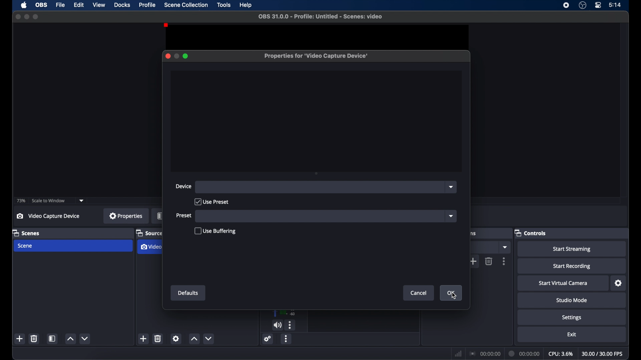 This screenshot has width=641, height=360. Describe the element at coordinates (127, 216) in the screenshot. I see `properties` at that location.